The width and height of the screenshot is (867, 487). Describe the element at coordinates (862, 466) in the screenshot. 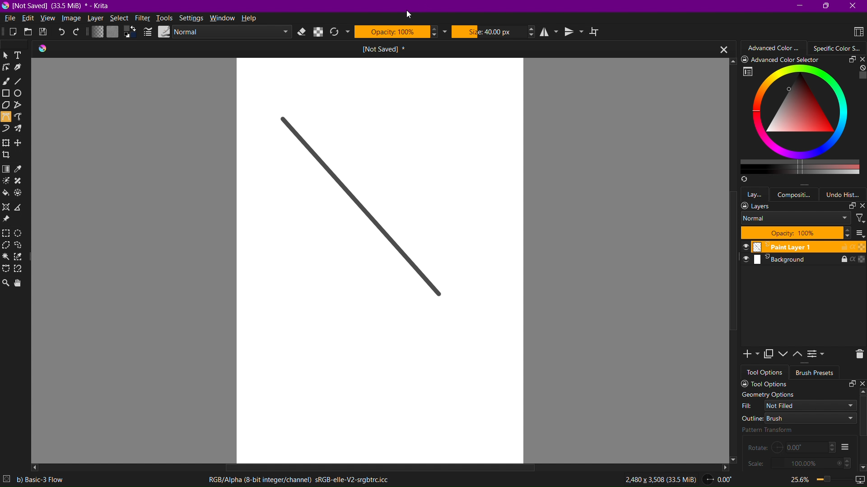

I see `down` at that location.